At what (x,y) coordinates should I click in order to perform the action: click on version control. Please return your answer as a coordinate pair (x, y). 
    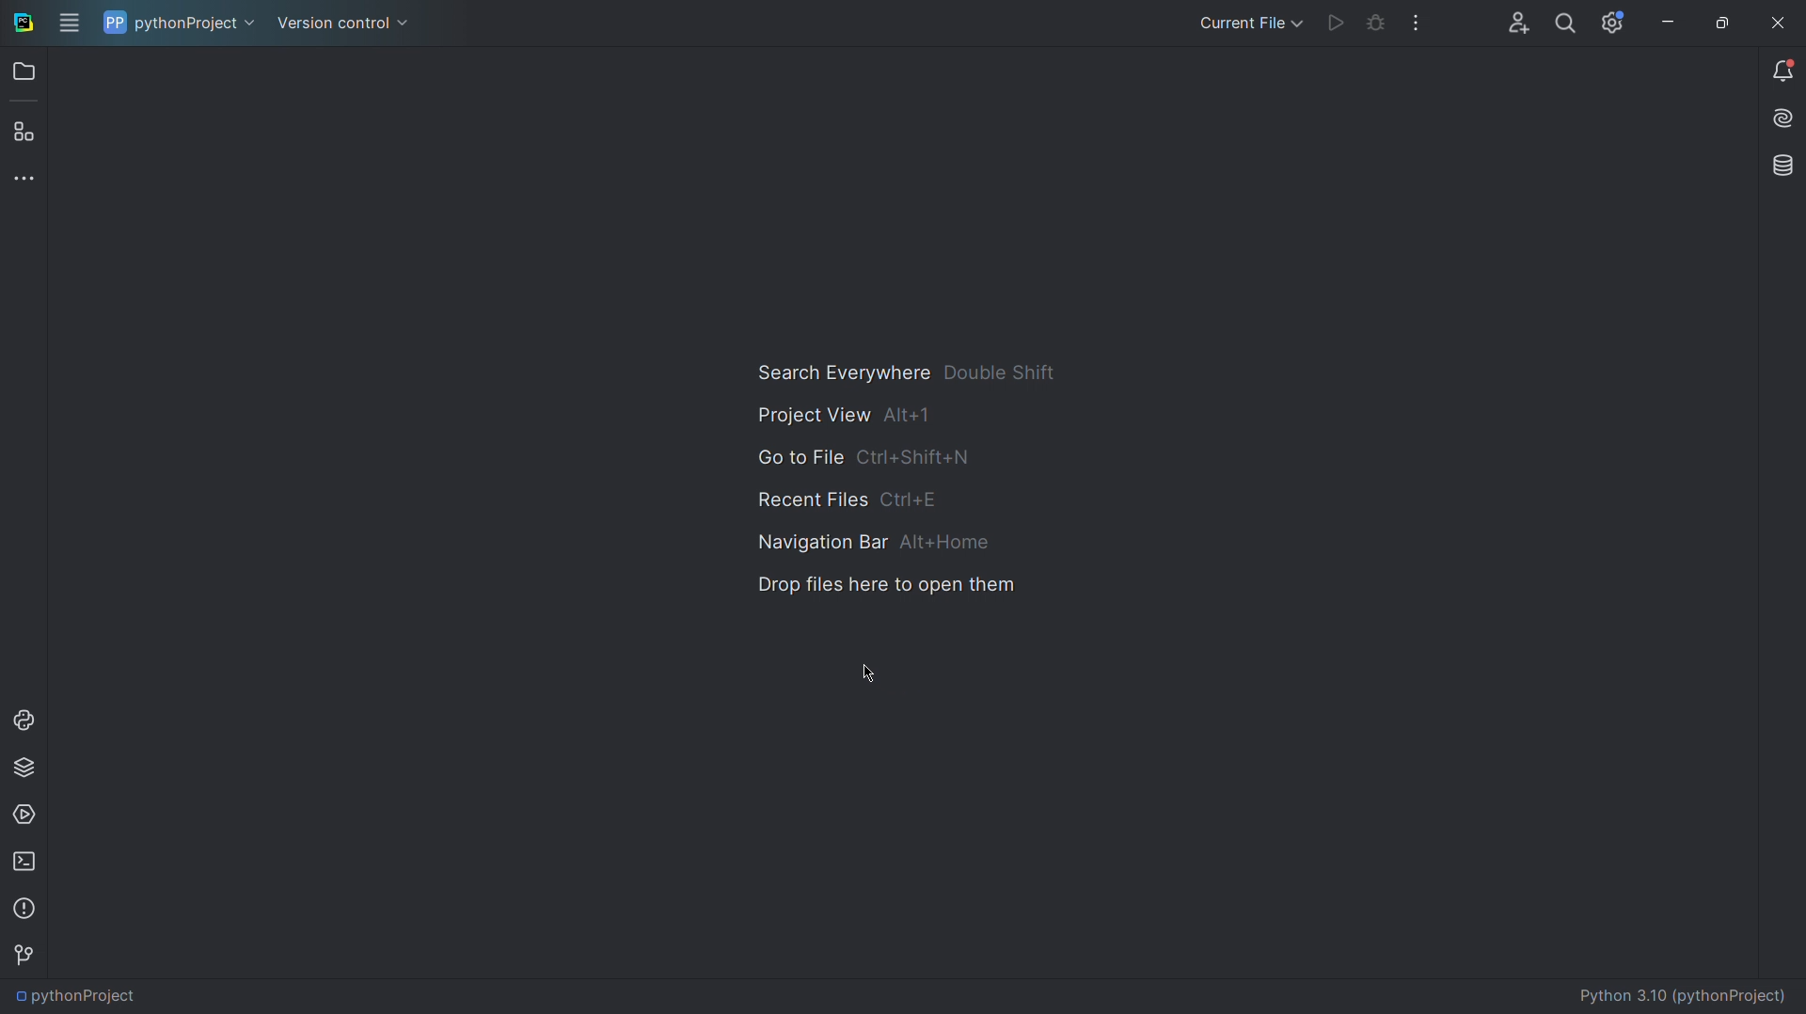
    Looking at the image, I should click on (341, 22).